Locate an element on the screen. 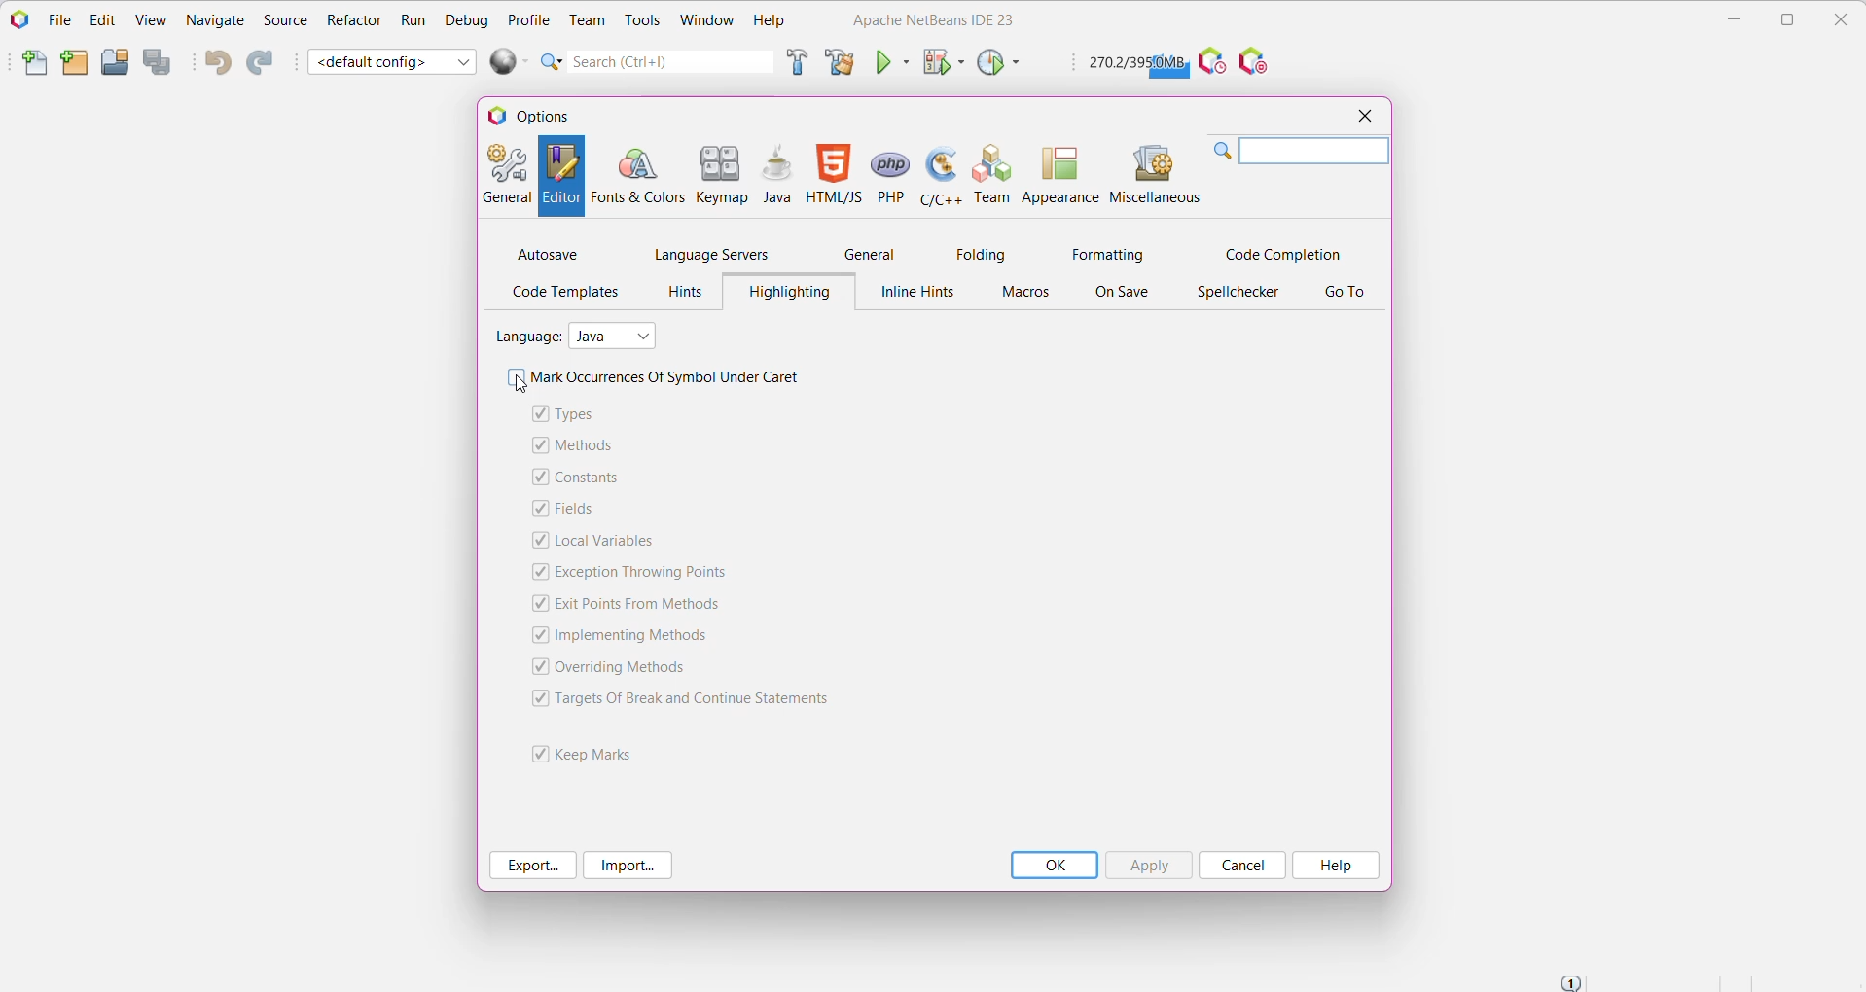  Open Project is located at coordinates (115, 61).